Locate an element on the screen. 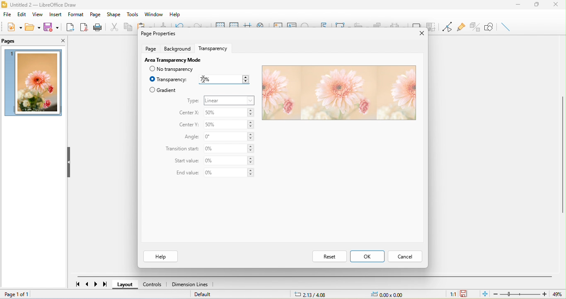  no transparency is located at coordinates (176, 69).